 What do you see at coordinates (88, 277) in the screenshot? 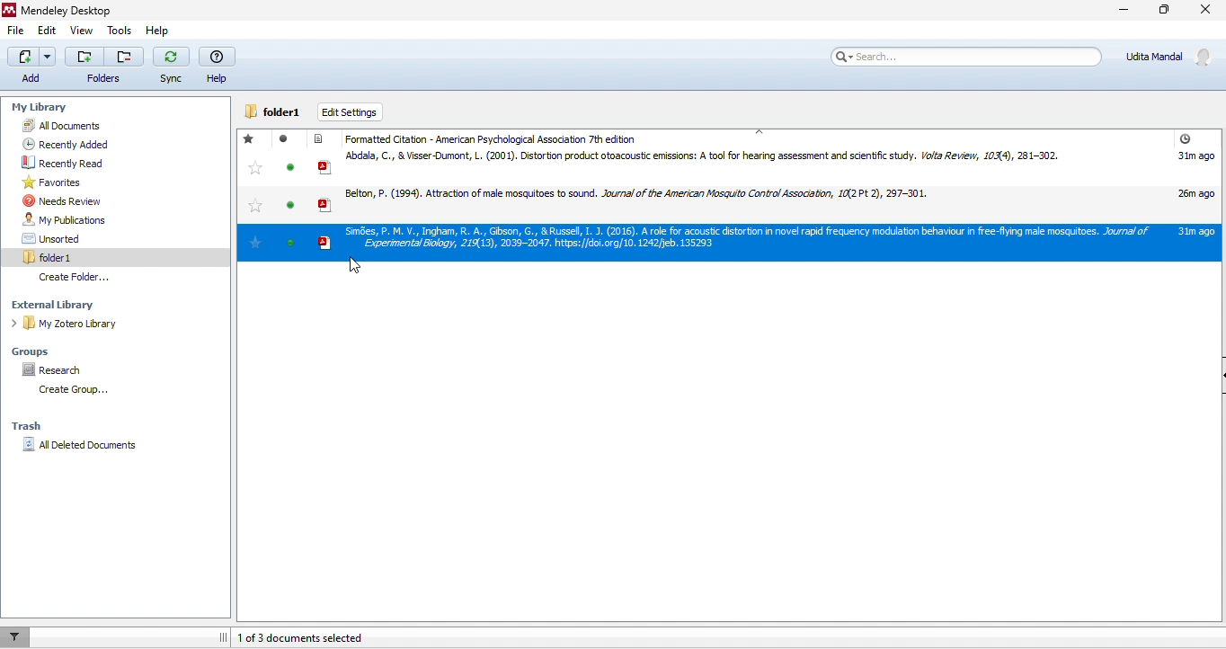
I see `create folder` at bounding box center [88, 277].